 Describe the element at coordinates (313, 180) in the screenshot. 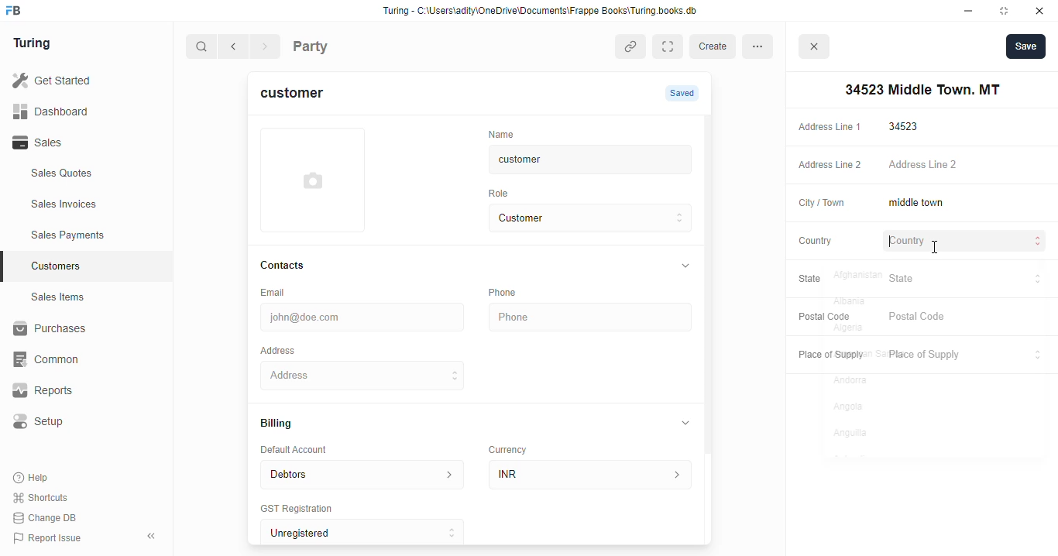

I see `add profile photo` at that location.